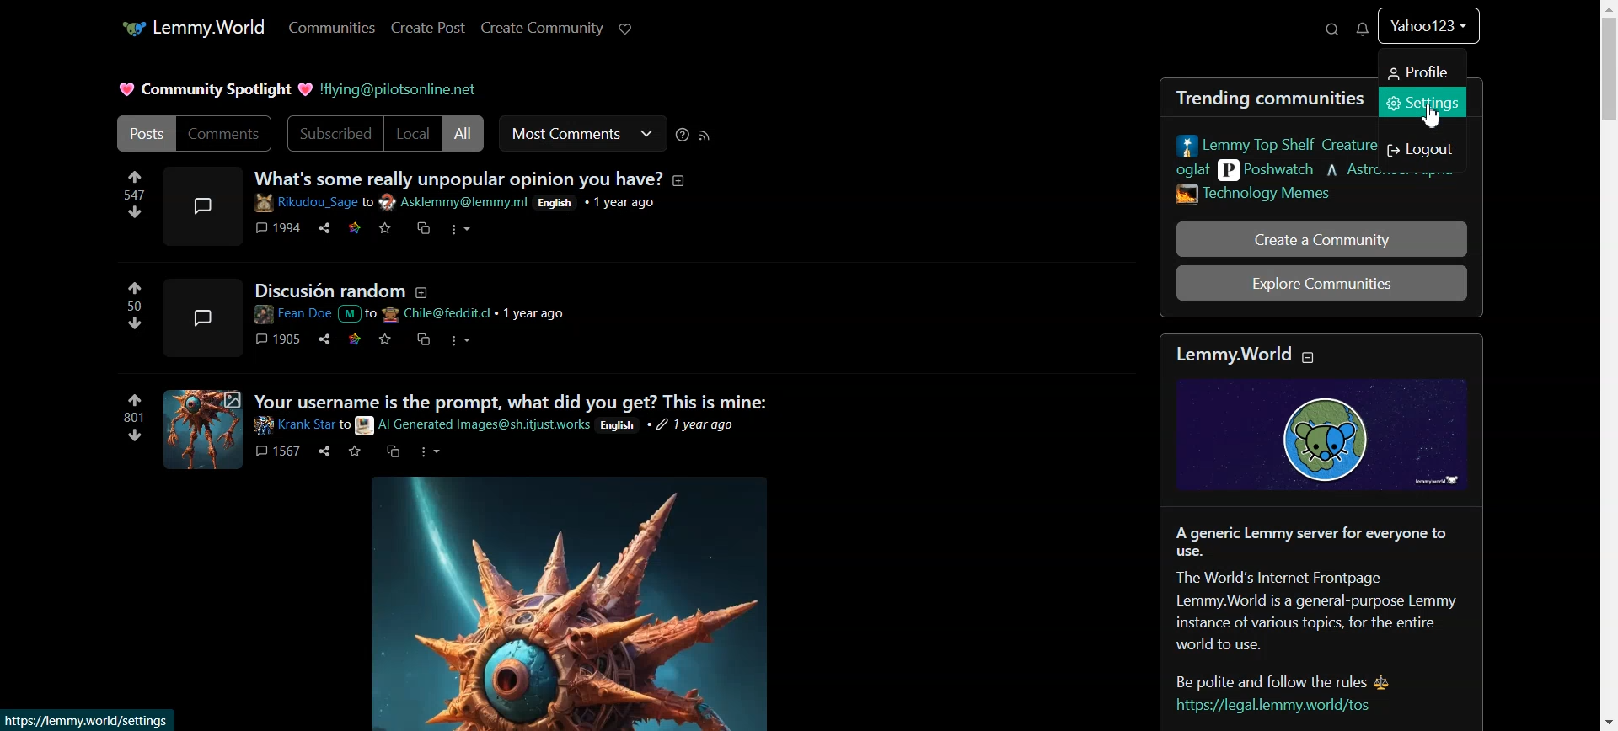 The height and width of the screenshot is (731, 1618). I want to click on Create a community, so click(1320, 238).